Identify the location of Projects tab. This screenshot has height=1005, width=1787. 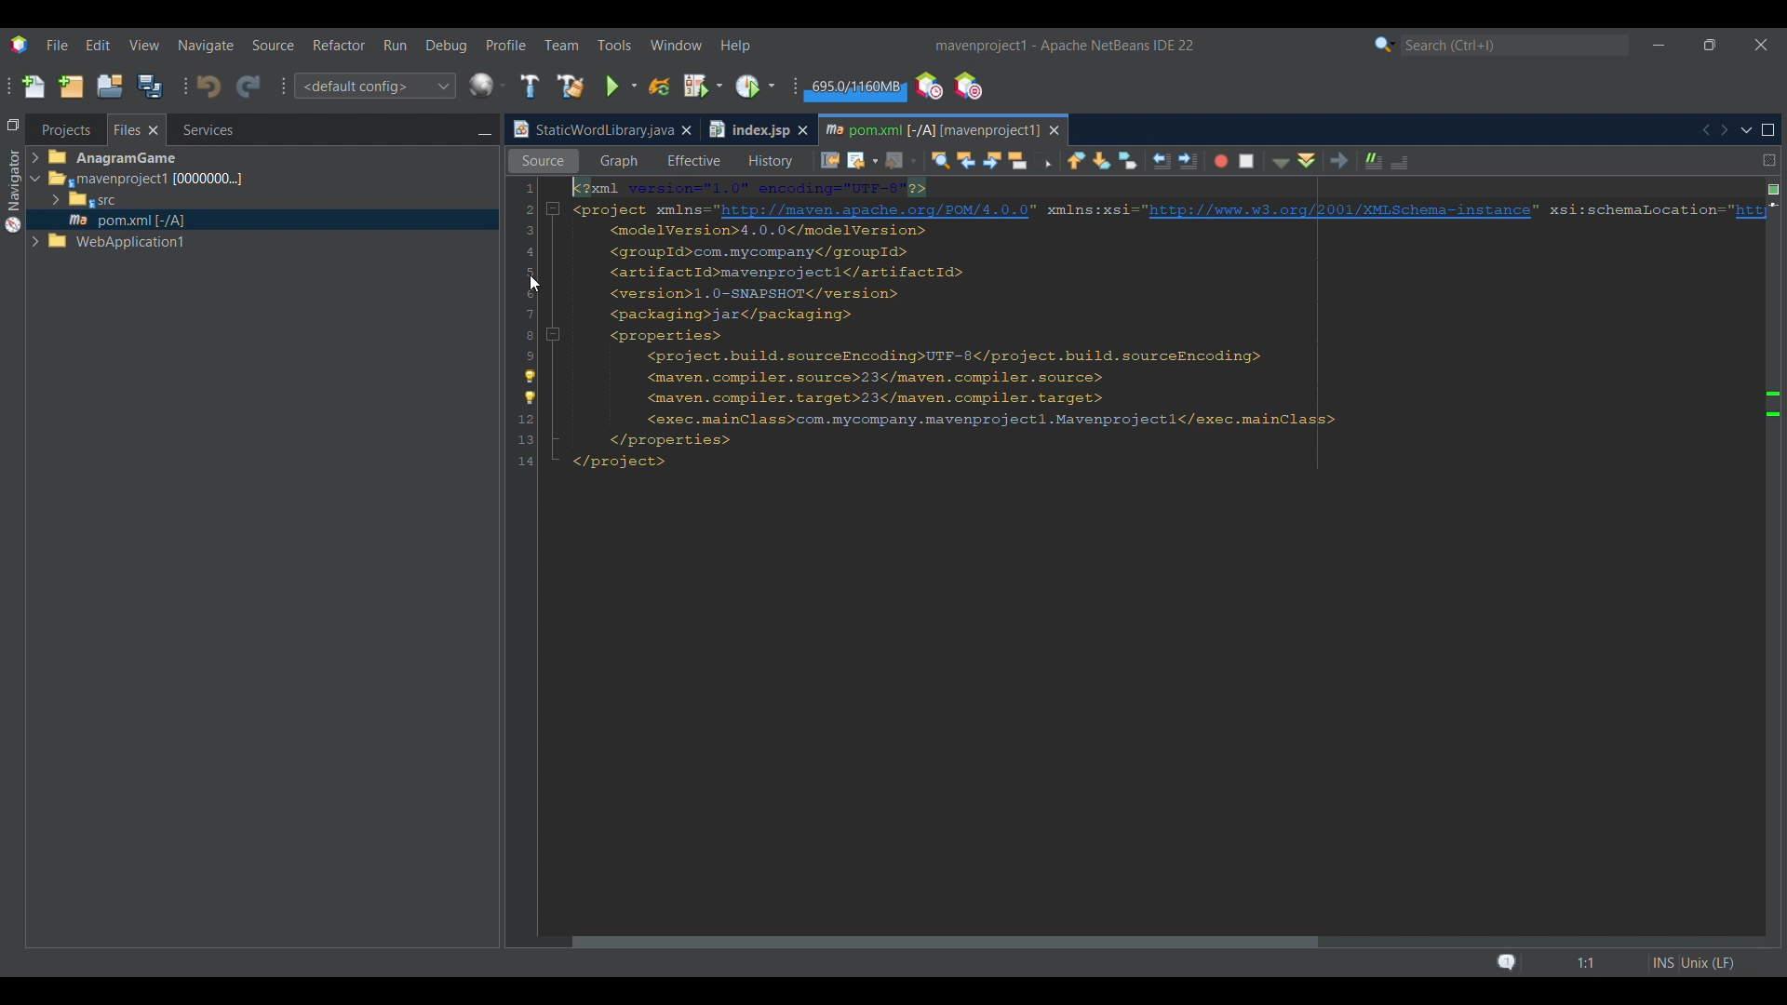
(65, 129).